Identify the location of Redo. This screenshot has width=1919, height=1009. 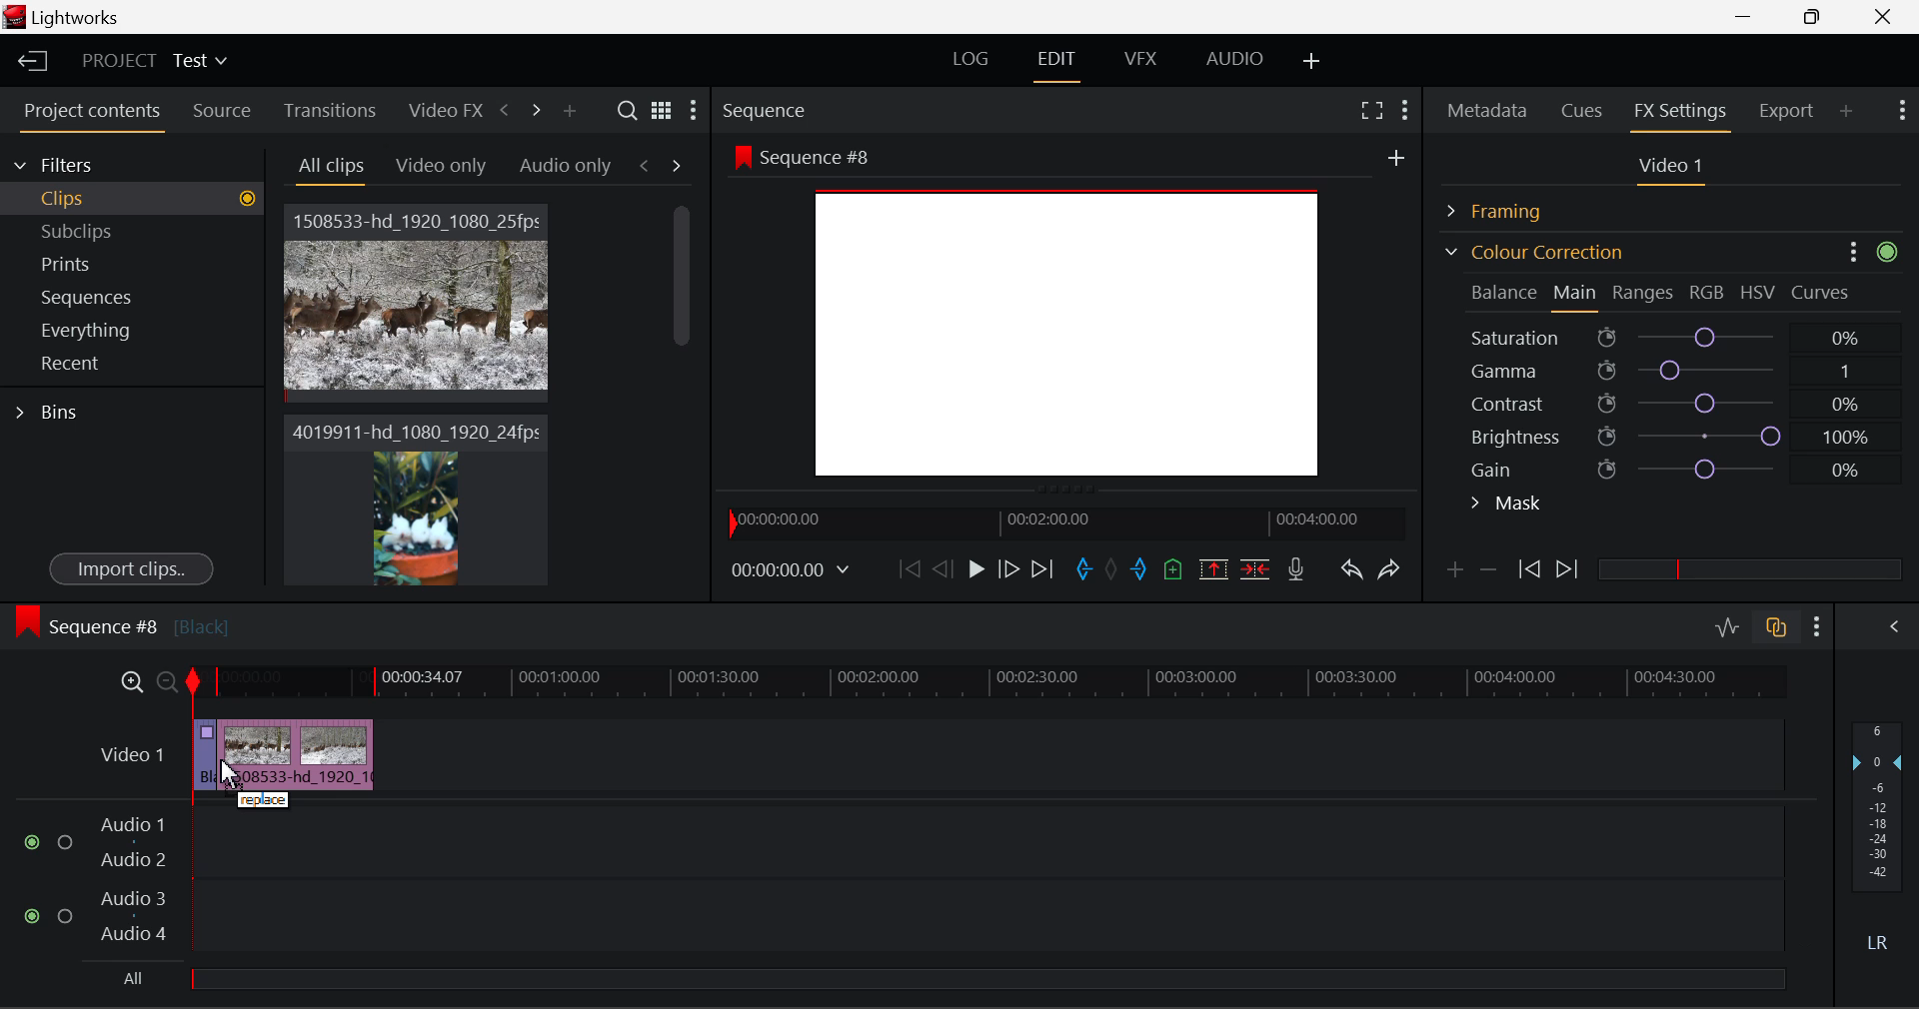
(1389, 568).